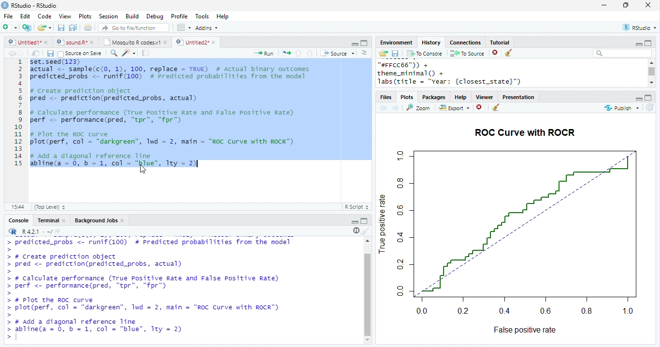 Image resolution: width=660 pixels, height=347 pixels. What do you see at coordinates (418, 108) in the screenshot?
I see `Zoom` at bounding box center [418, 108].